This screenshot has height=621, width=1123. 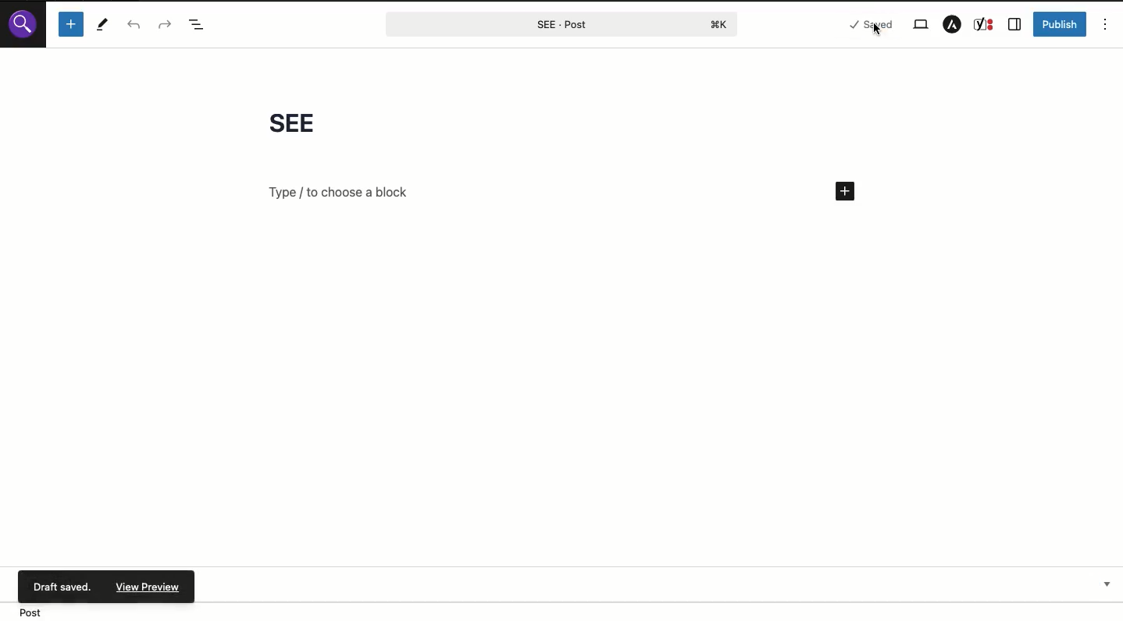 I want to click on View, so click(x=923, y=24).